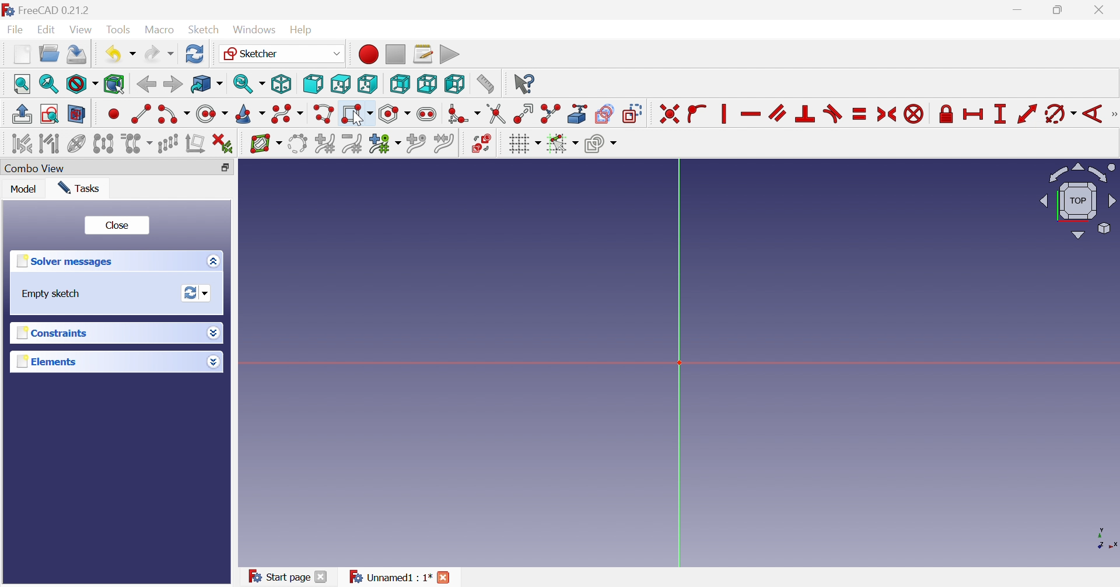 This screenshot has height=587, width=1120. Describe the element at coordinates (211, 262) in the screenshot. I see `Options` at that location.